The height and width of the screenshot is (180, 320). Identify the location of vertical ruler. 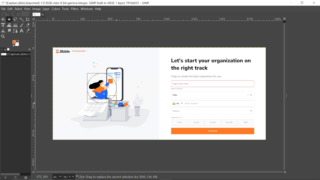
(35, 96).